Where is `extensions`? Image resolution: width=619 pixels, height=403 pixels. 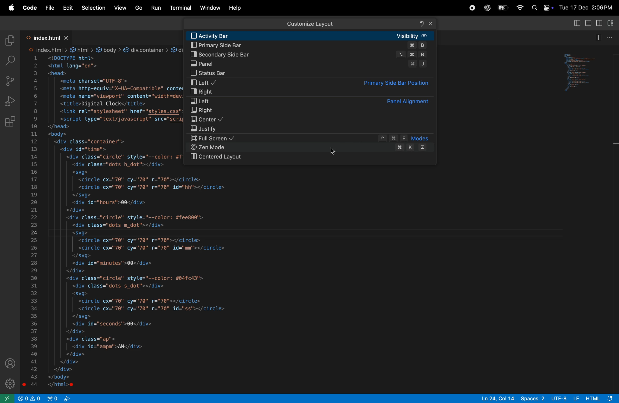
extensions is located at coordinates (11, 121).